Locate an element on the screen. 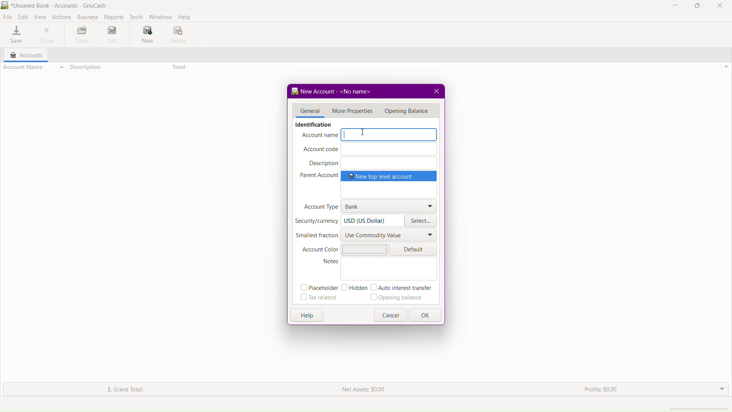 This screenshot has height=412, width=732. Parent Account is located at coordinates (369, 184).